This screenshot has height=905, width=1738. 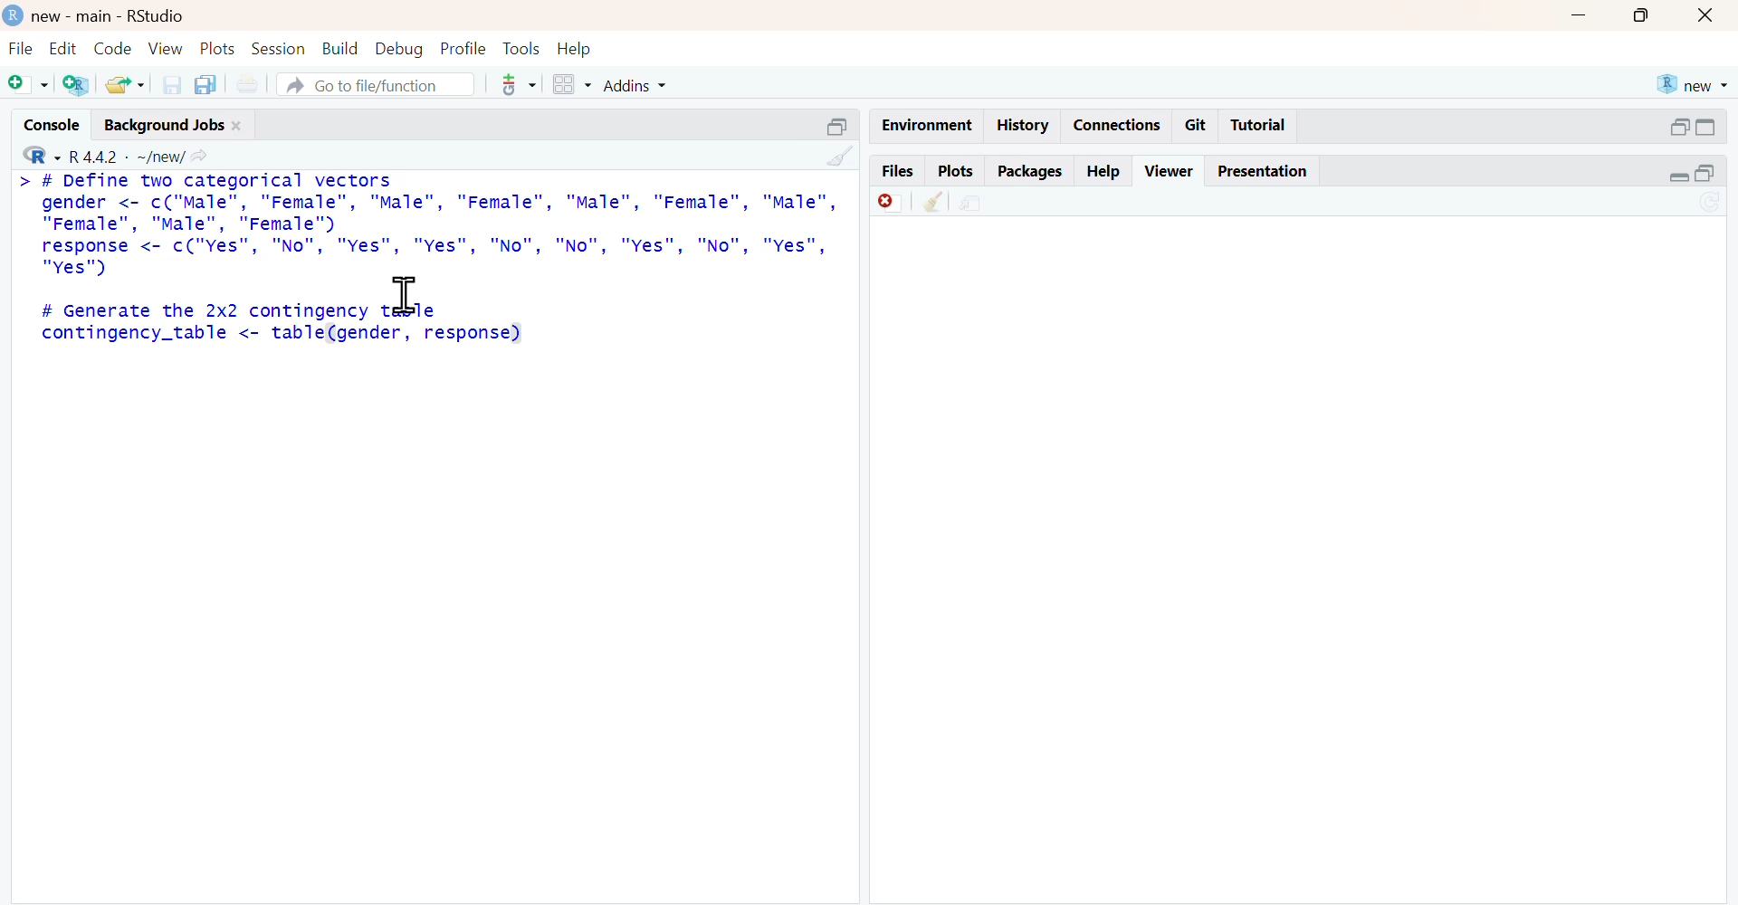 I want to click on R 4.4.2 ~/new/, so click(x=128, y=157).